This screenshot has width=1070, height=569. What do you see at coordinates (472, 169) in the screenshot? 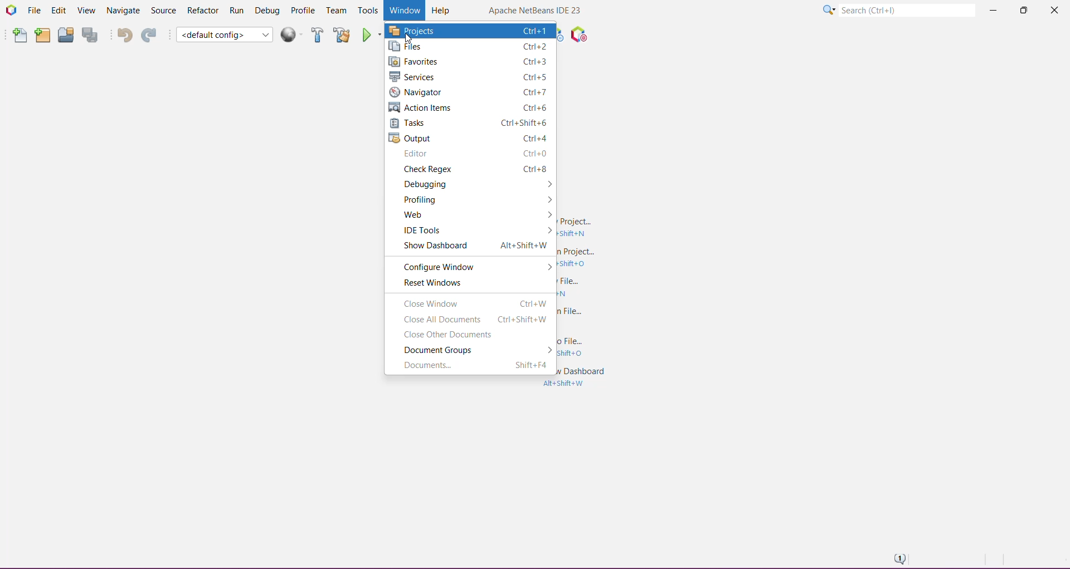
I see `Check Regex` at bounding box center [472, 169].